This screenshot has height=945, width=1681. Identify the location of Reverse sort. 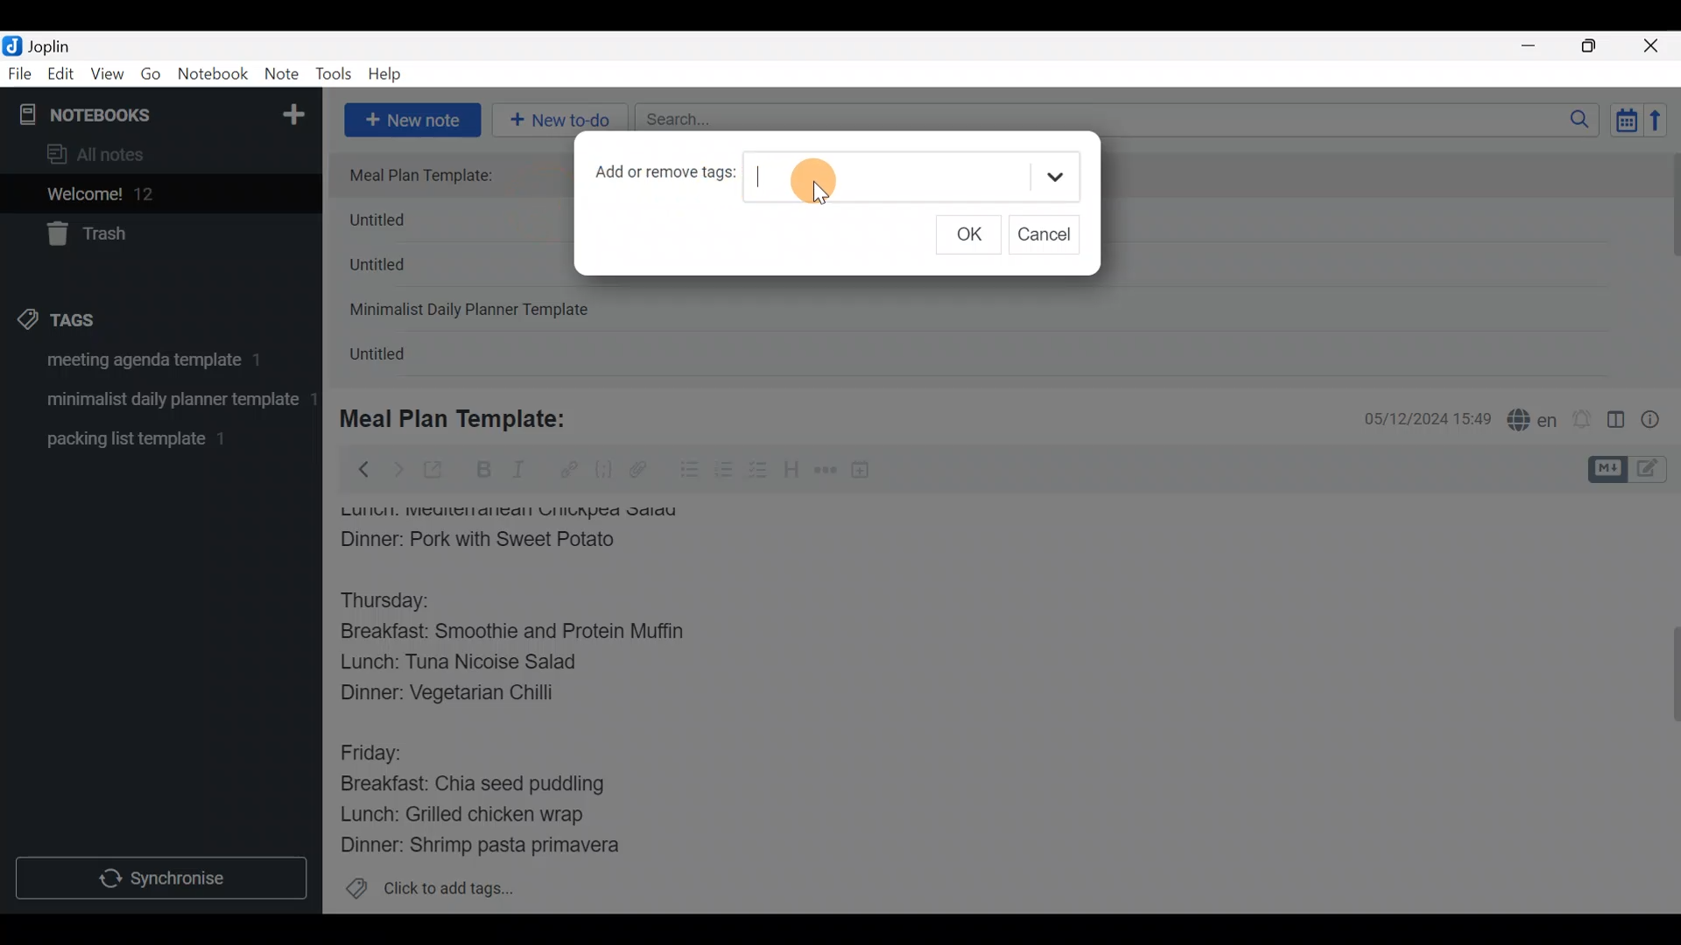
(1664, 125).